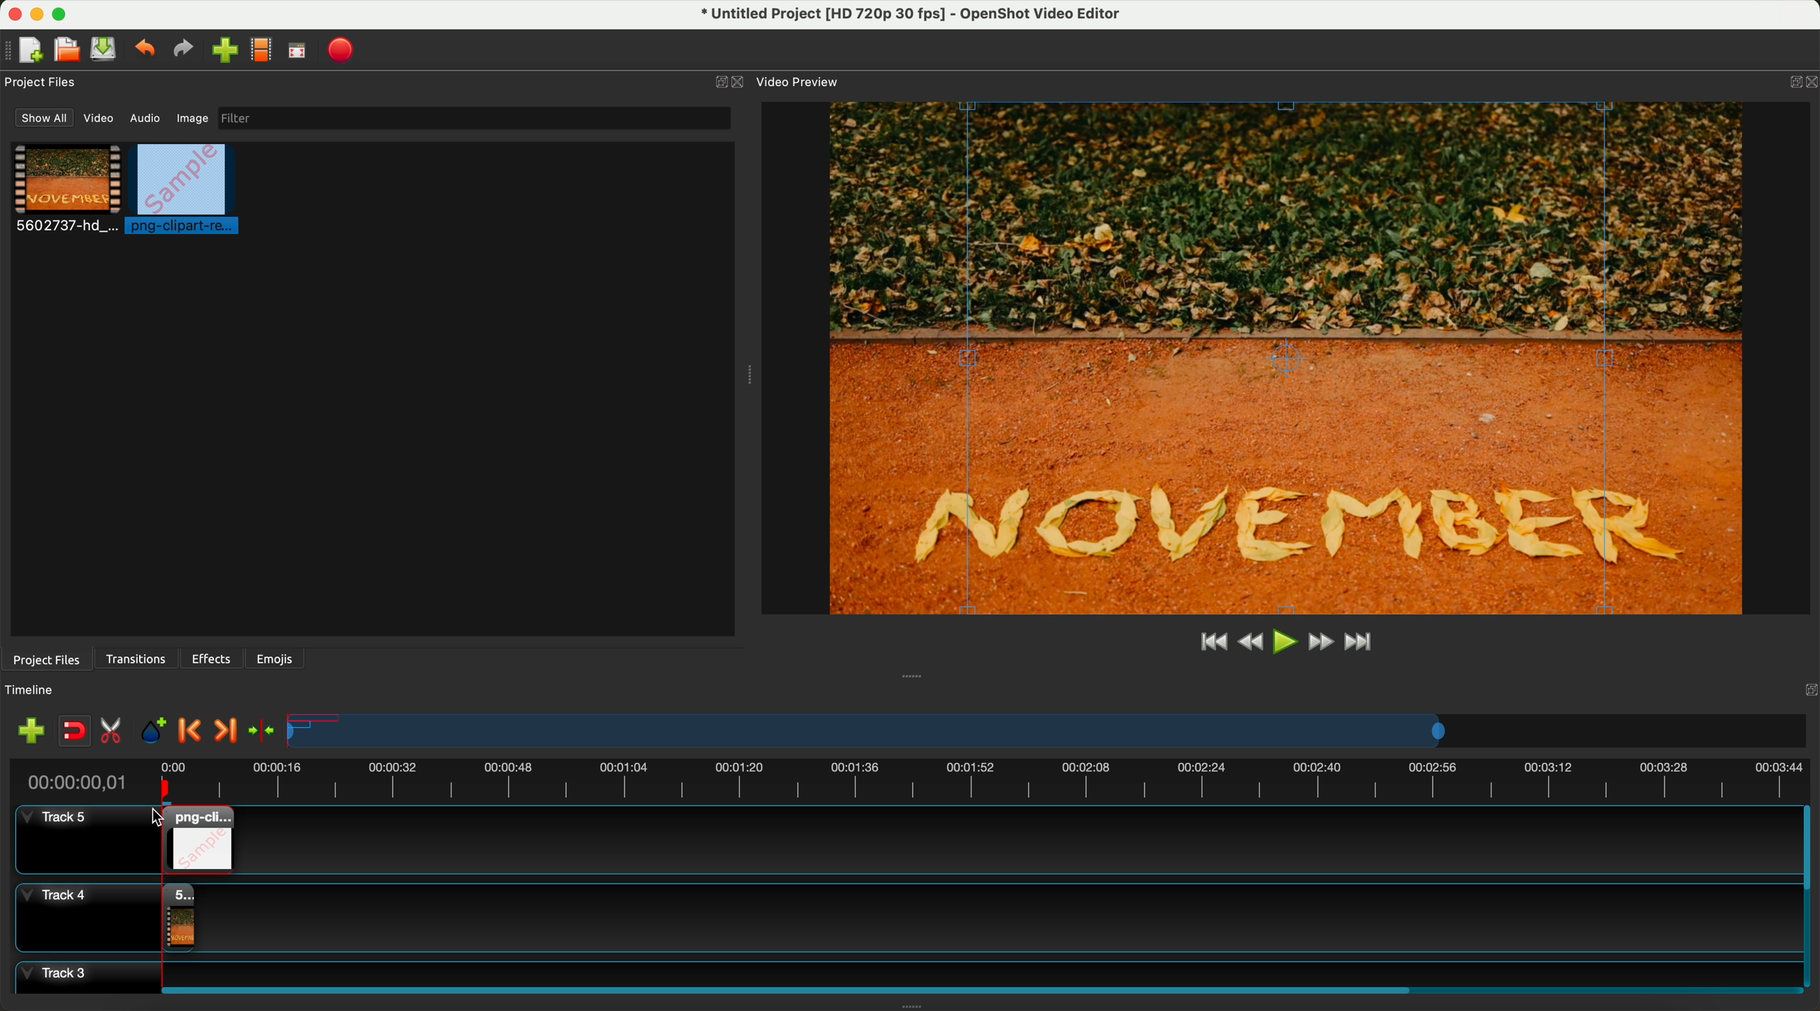  Describe the element at coordinates (729, 83) in the screenshot. I see `close` at that location.